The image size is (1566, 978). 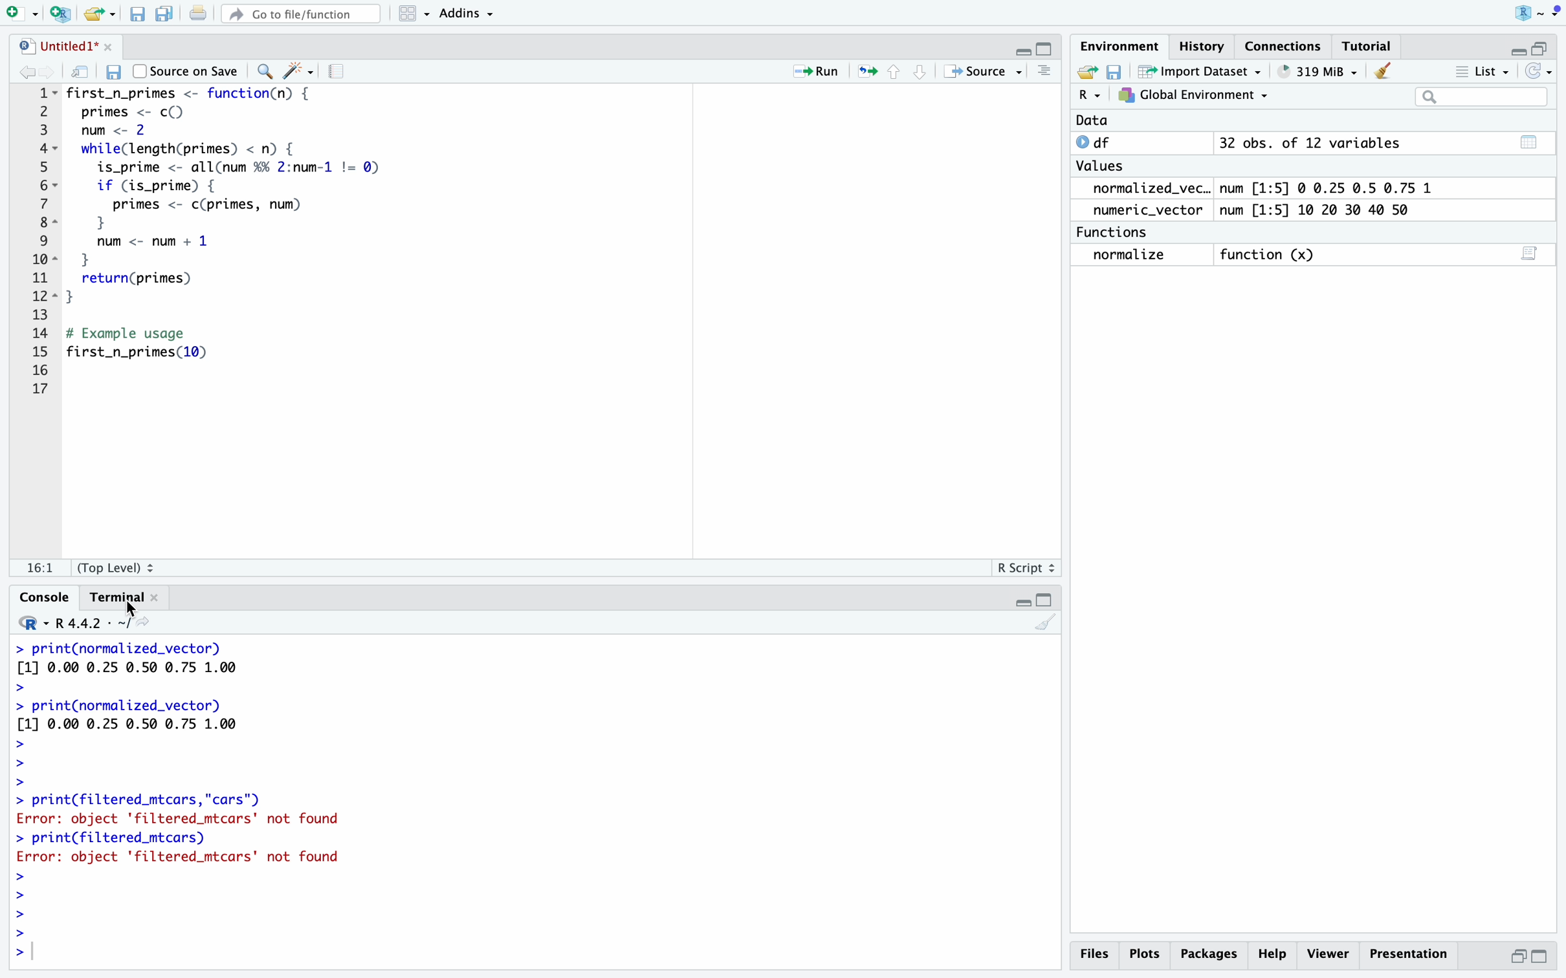 What do you see at coordinates (1542, 71) in the screenshot?
I see `Refresh` at bounding box center [1542, 71].